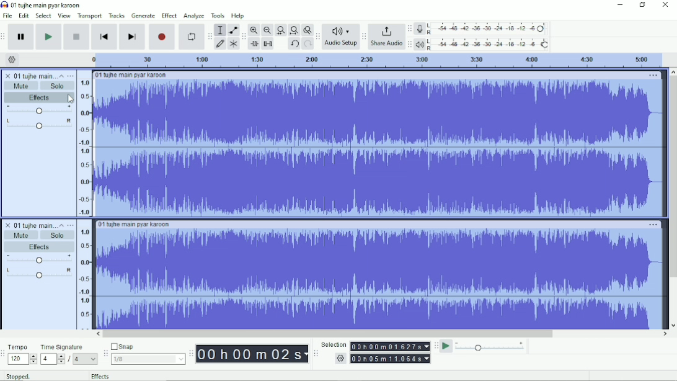 Image resolution: width=677 pixels, height=381 pixels. I want to click on Audacity time toolbar, so click(191, 353).